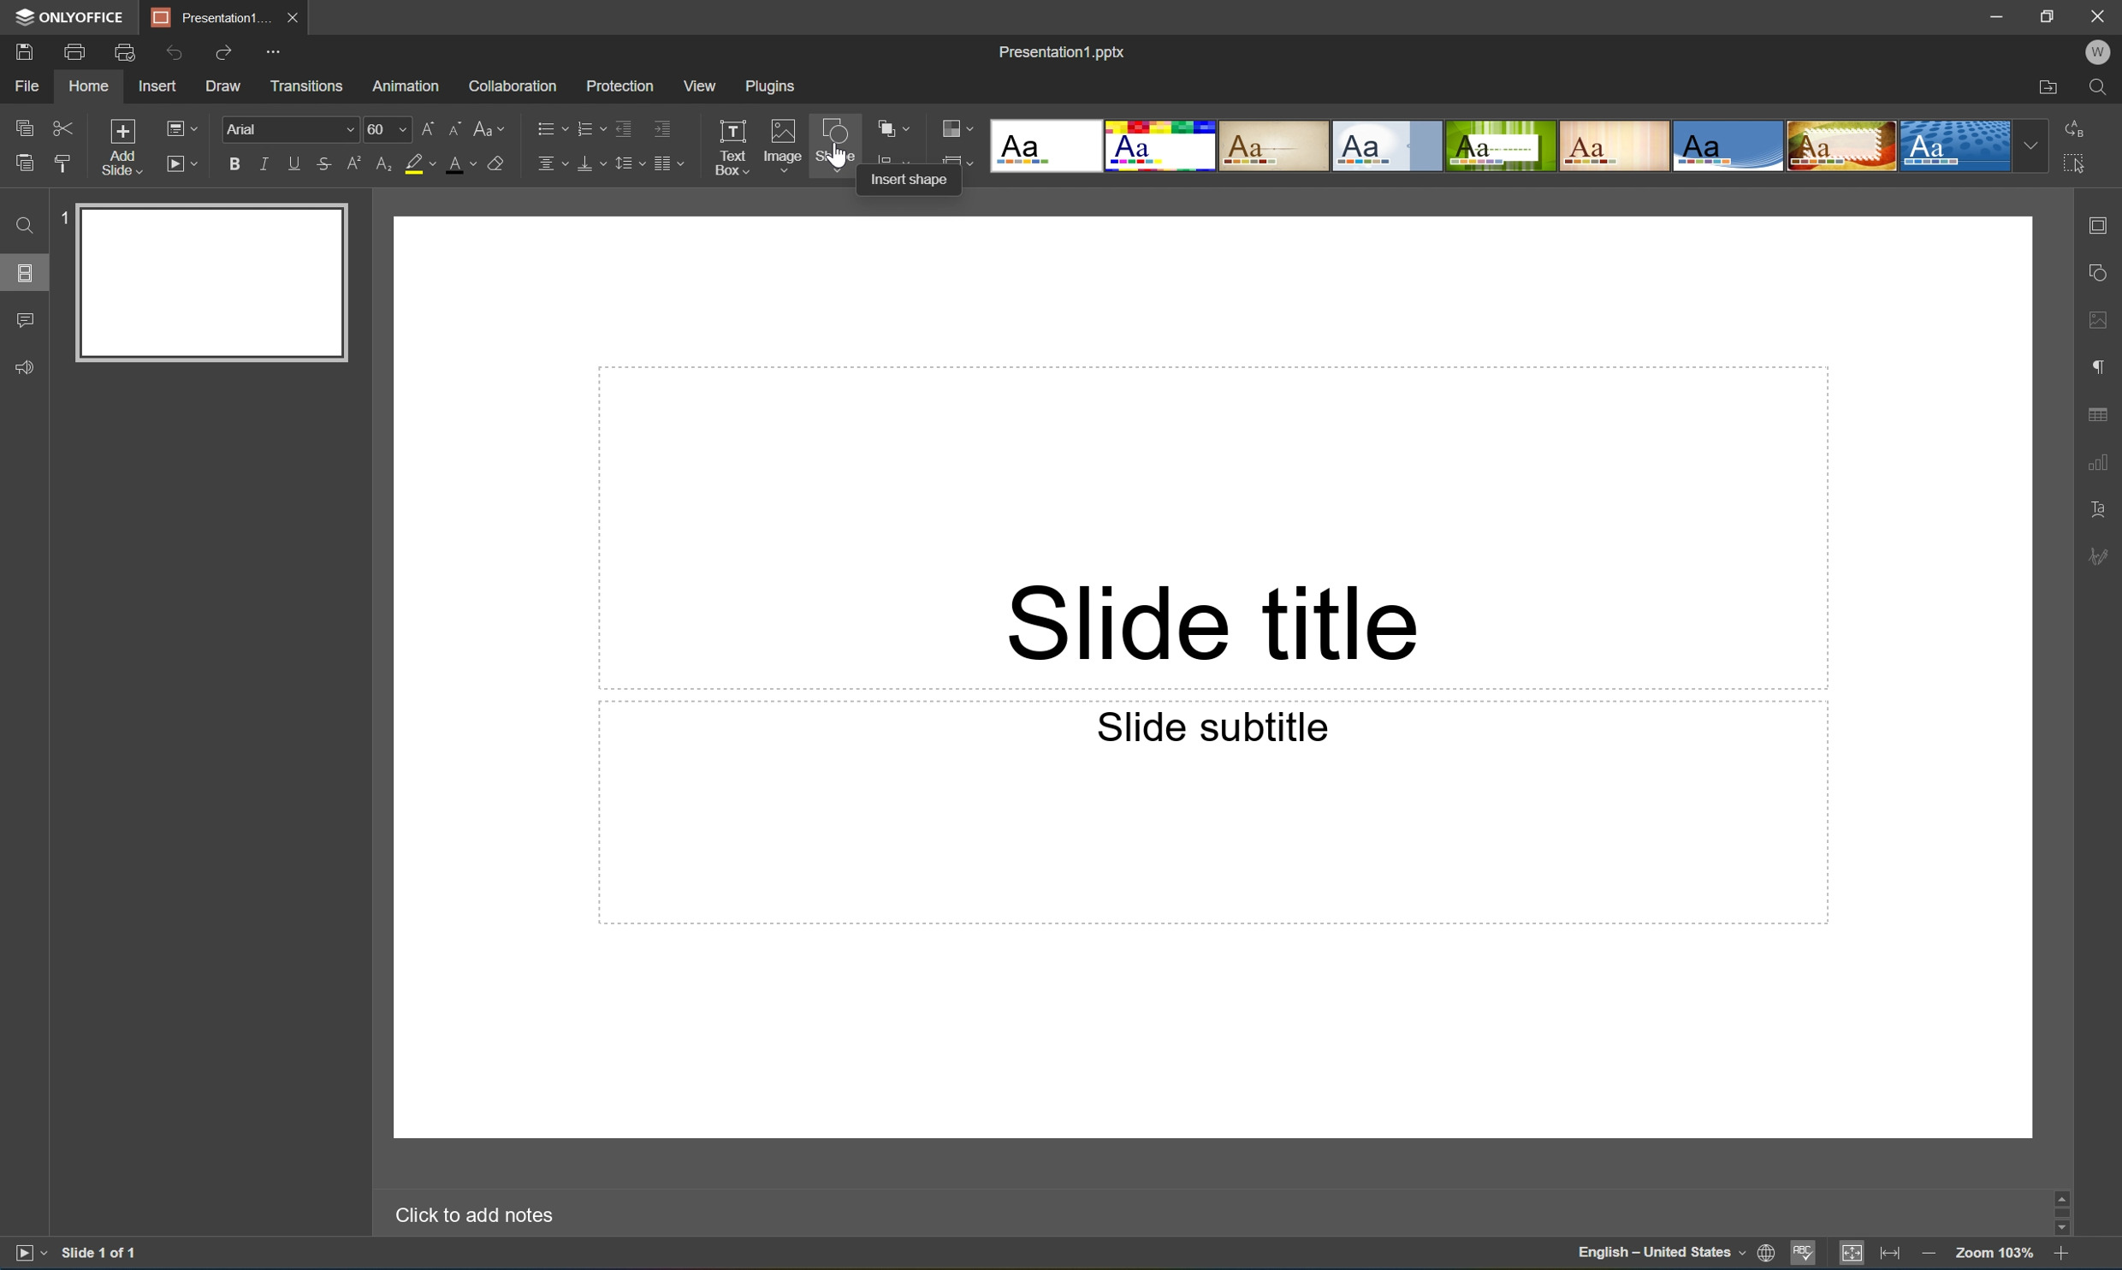  What do you see at coordinates (76, 51) in the screenshot?
I see `Print a file` at bounding box center [76, 51].